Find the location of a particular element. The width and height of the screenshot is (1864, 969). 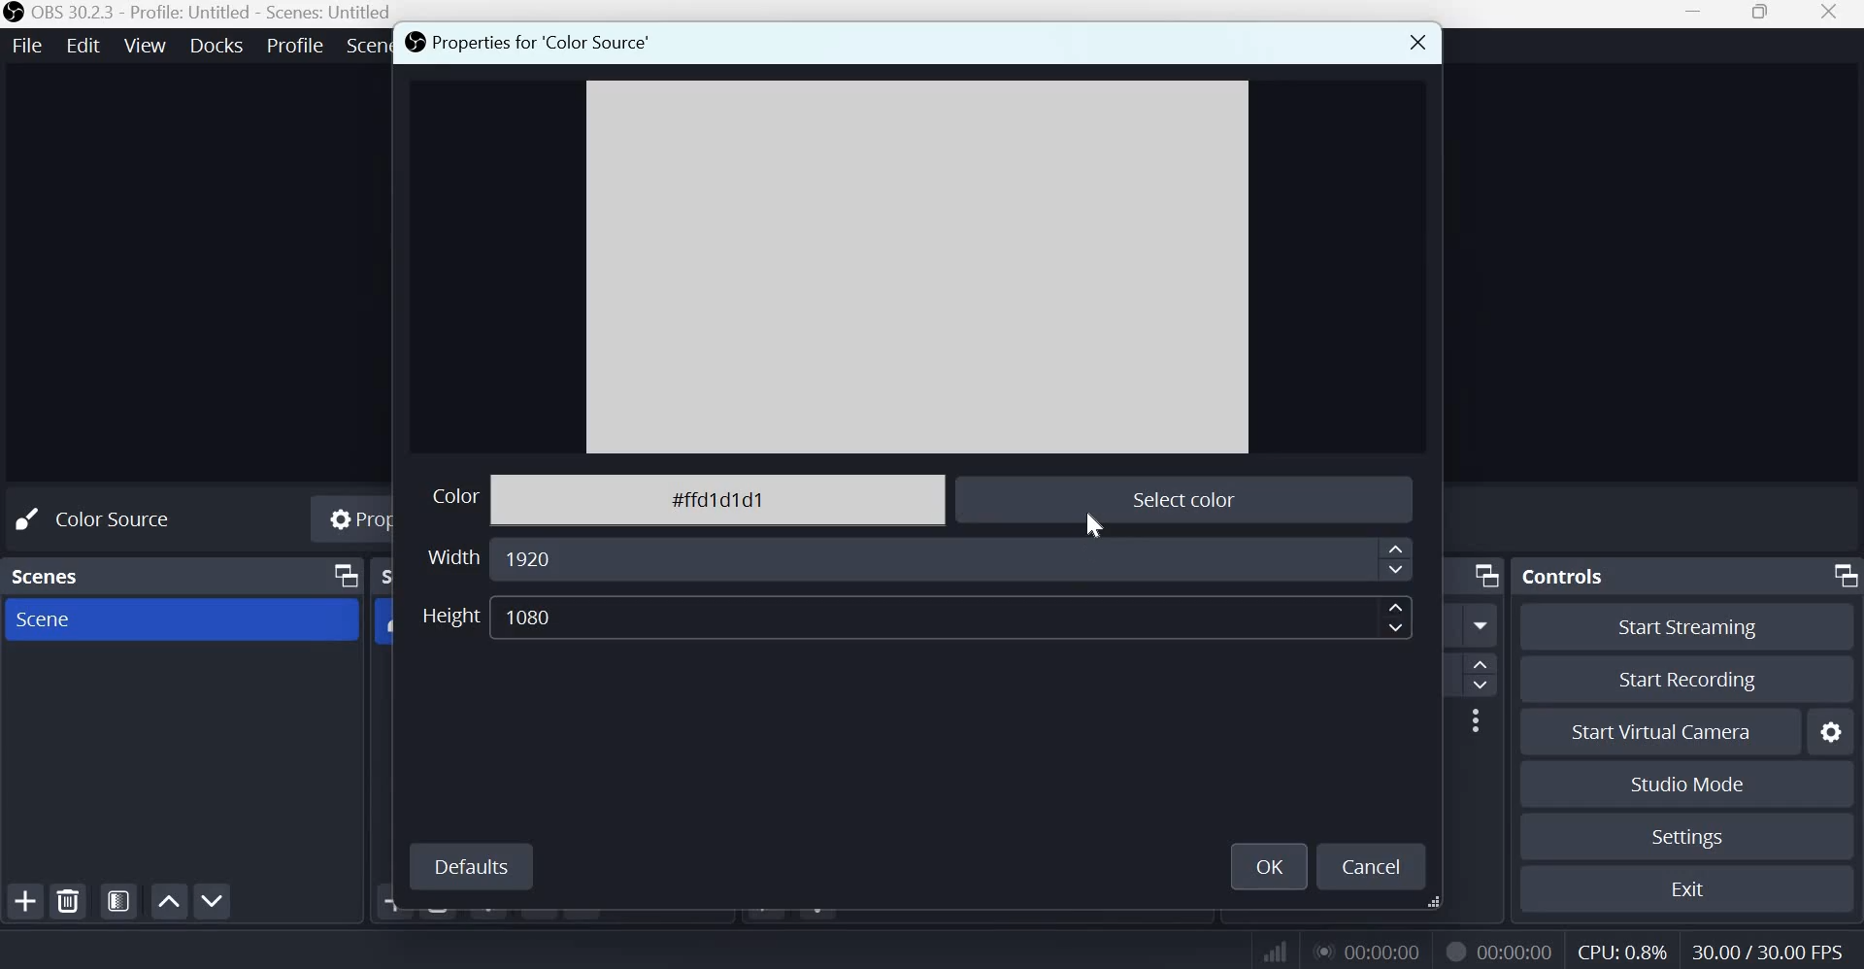

Live Duration Timer is located at coordinates (1370, 951).